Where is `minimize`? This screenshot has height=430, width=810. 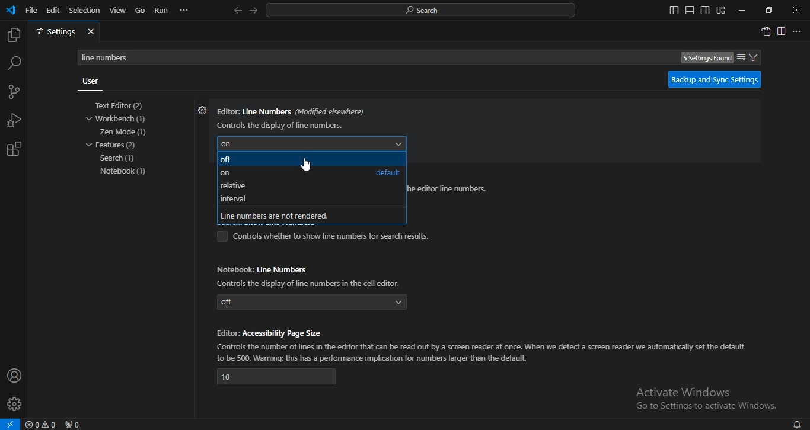
minimize is located at coordinates (740, 11).